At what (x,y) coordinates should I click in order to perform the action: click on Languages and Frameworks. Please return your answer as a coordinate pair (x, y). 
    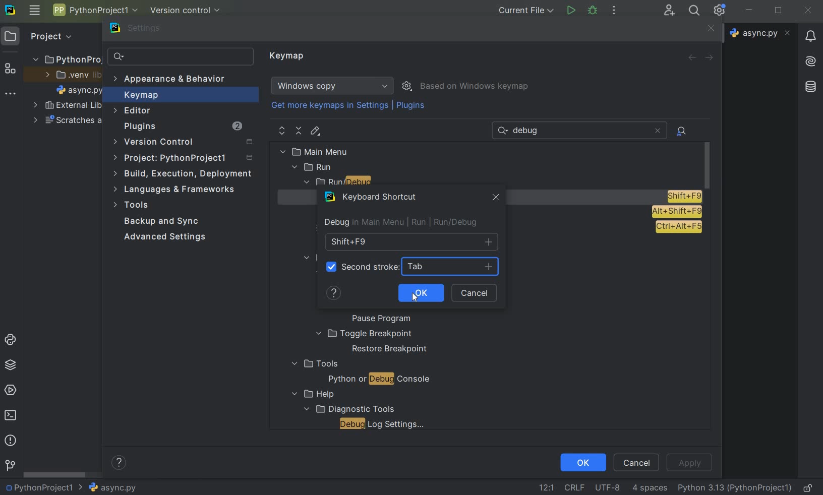
    Looking at the image, I should click on (178, 190).